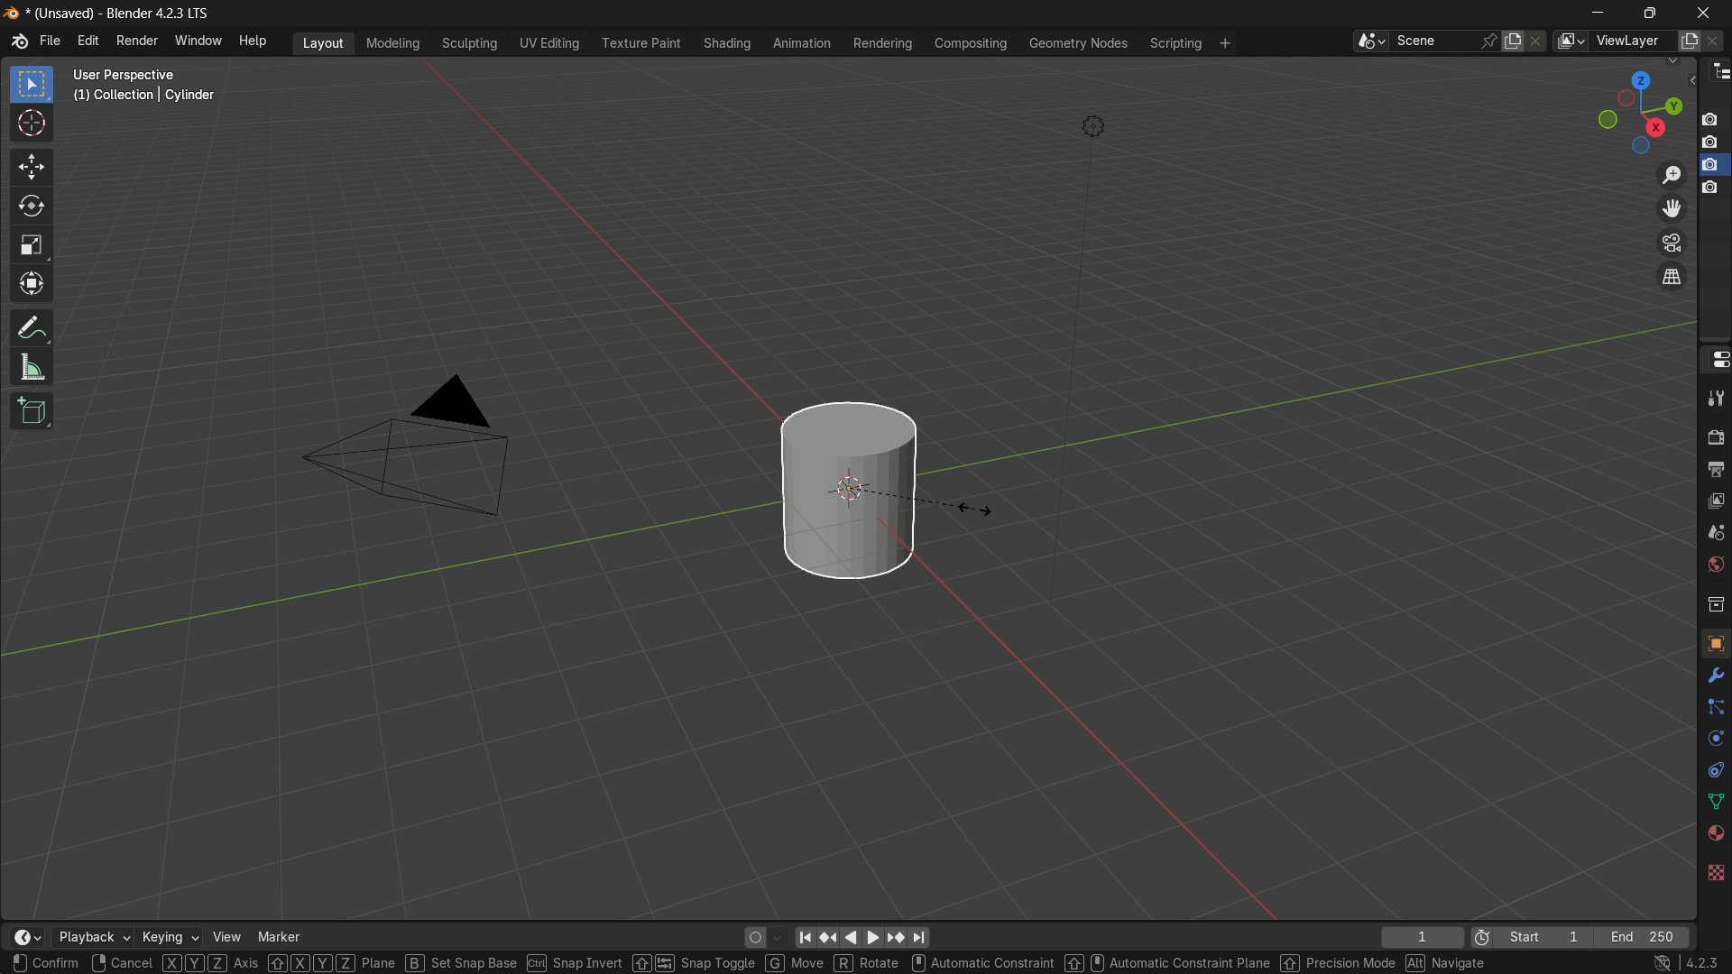  I want to click on properties, so click(1715, 359).